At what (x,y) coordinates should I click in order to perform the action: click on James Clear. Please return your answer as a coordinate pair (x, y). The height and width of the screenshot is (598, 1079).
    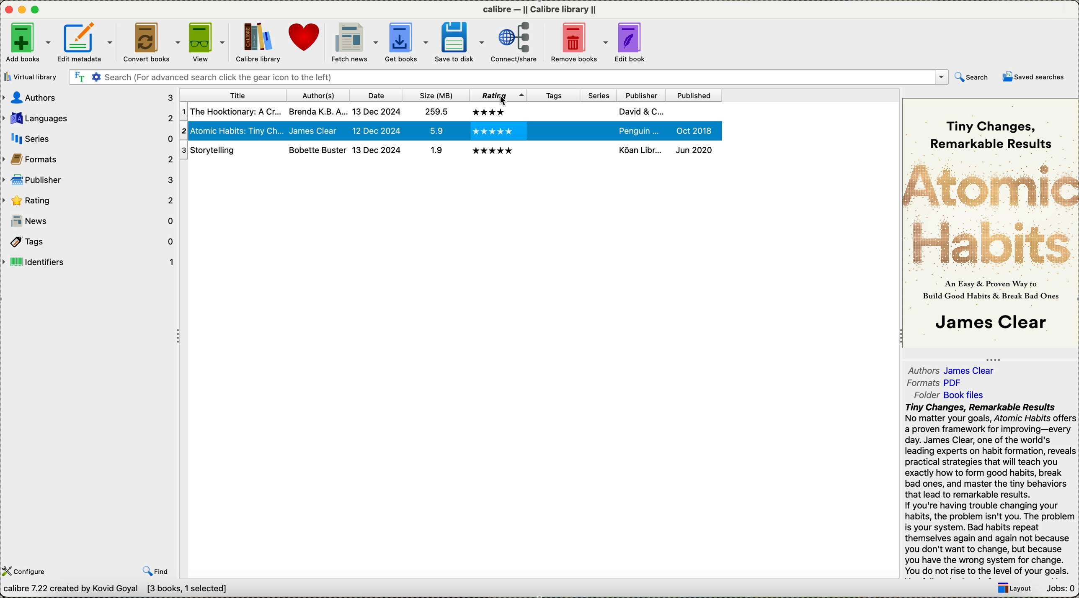
    Looking at the image, I should click on (973, 370).